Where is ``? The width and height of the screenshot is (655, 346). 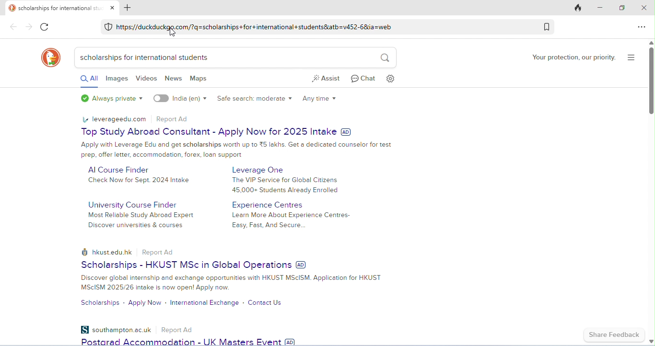
 is located at coordinates (172, 33).